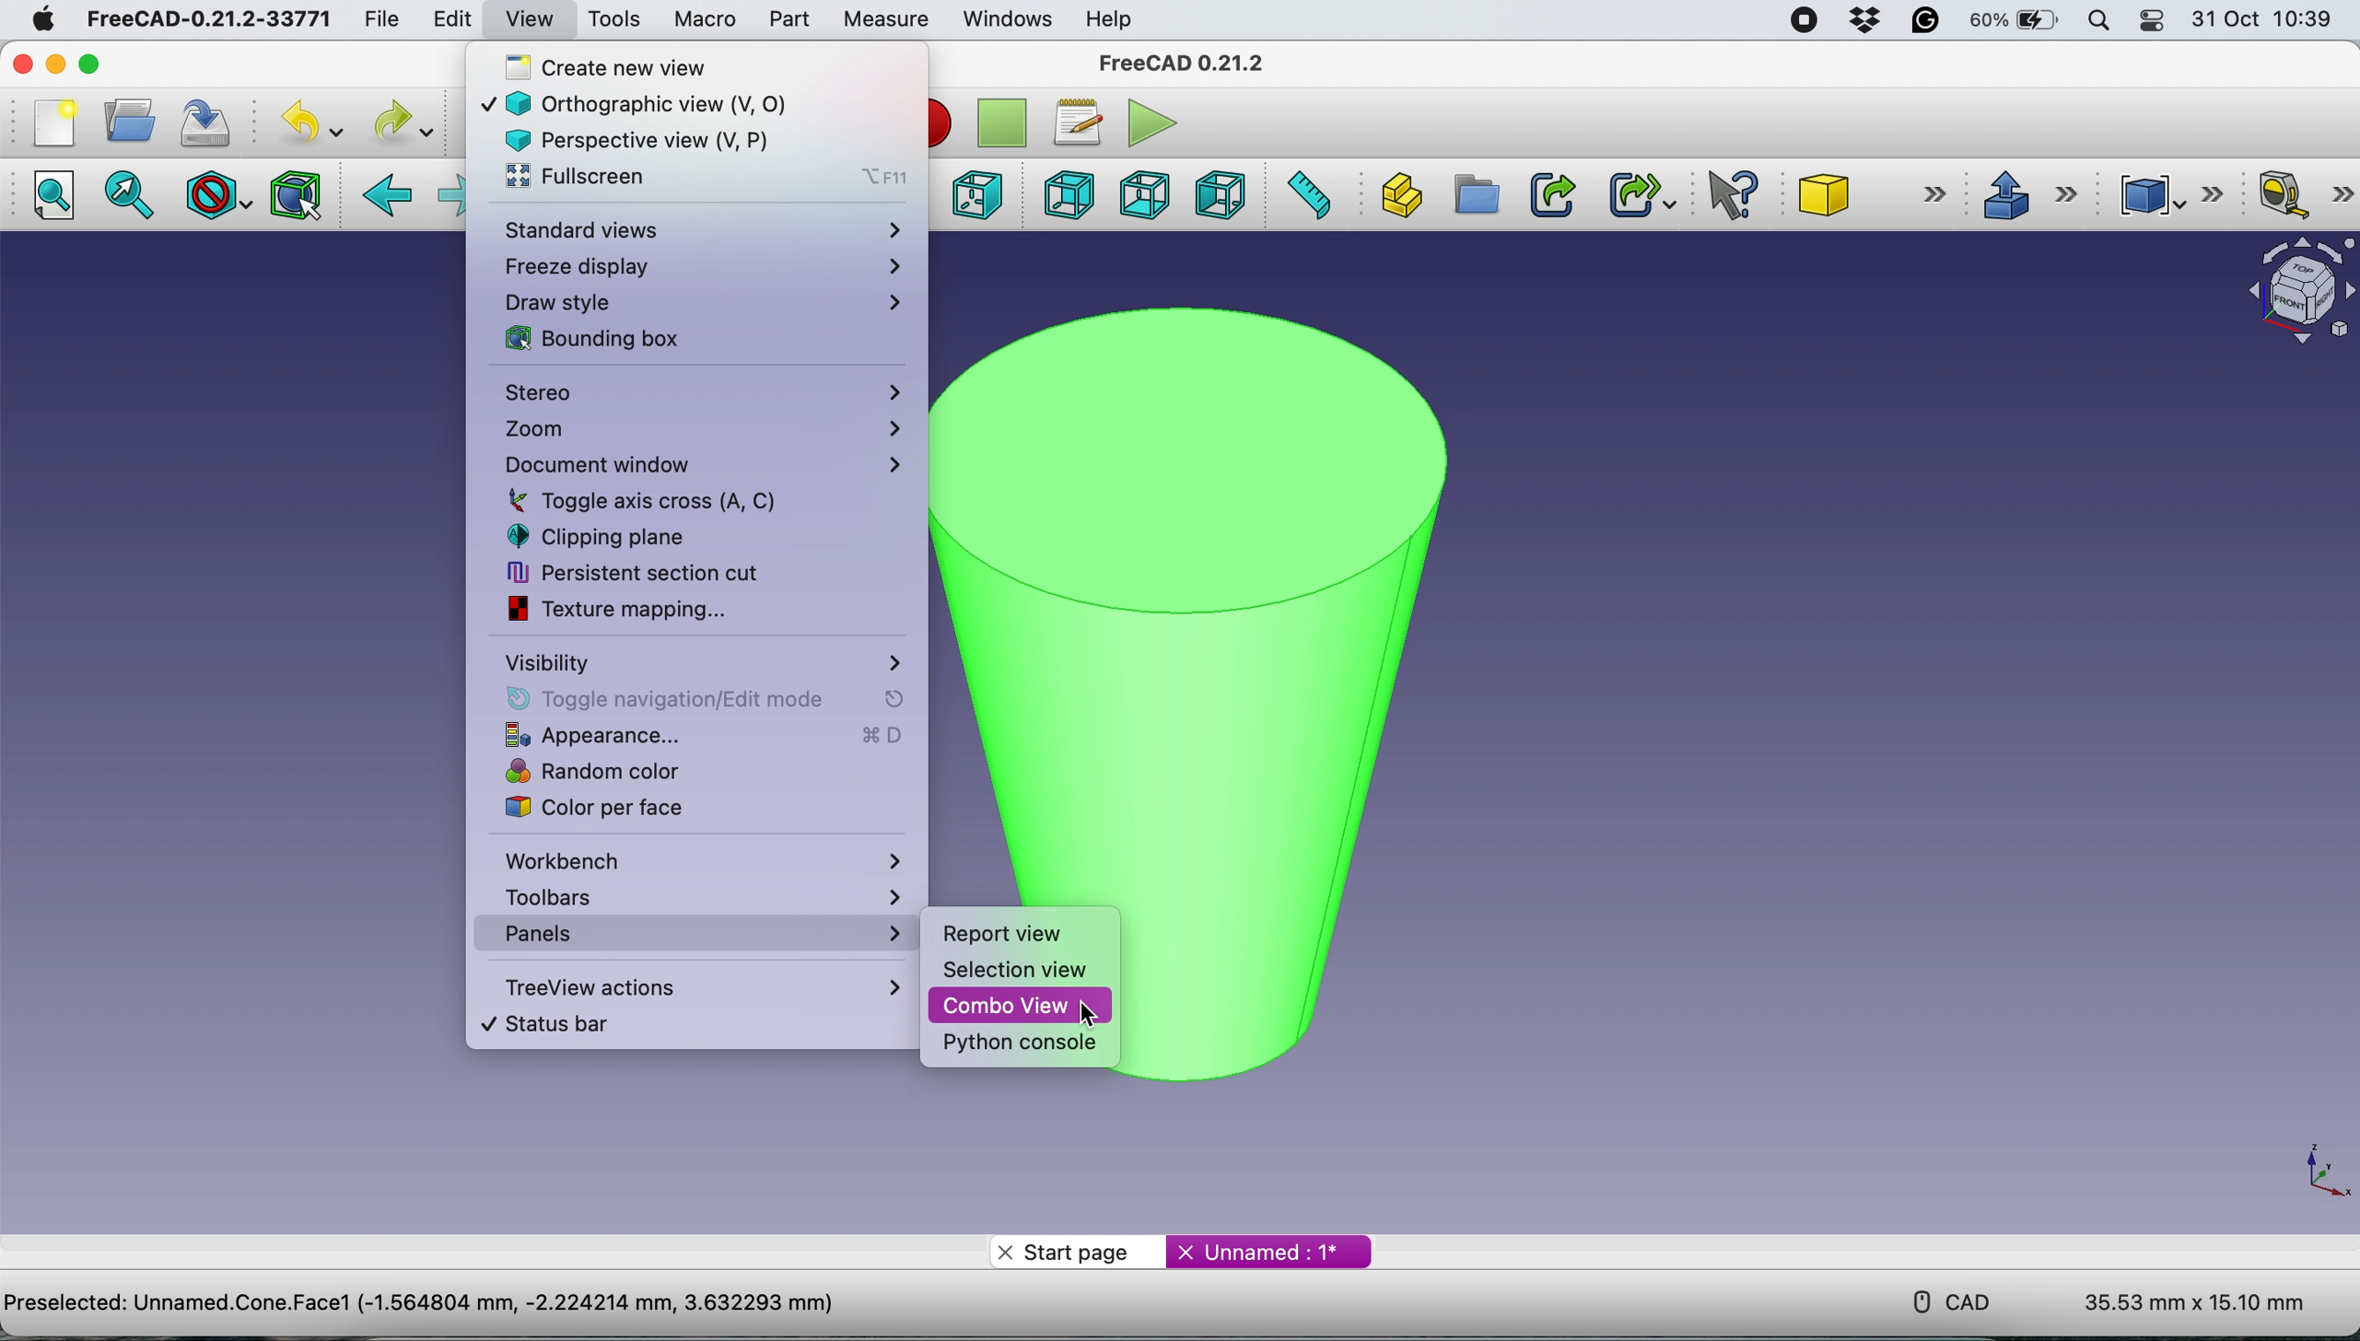 The image size is (2360, 1341). What do you see at coordinates (420, 1302) in the screenshot?
I see `preselected: unnamed.cone.face1 (-1.564804 mm, -2.224214 mm, 3.632293 mm)` at bounding box center [420, 1302].